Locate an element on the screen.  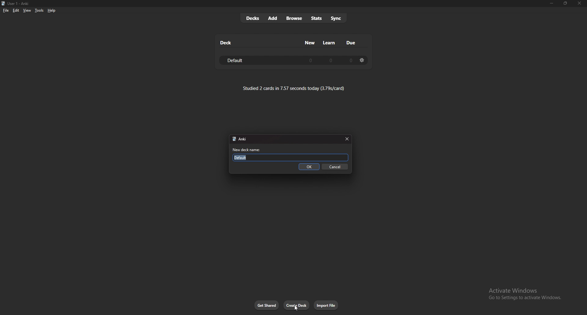
ok is located at coordinates (310, 167).